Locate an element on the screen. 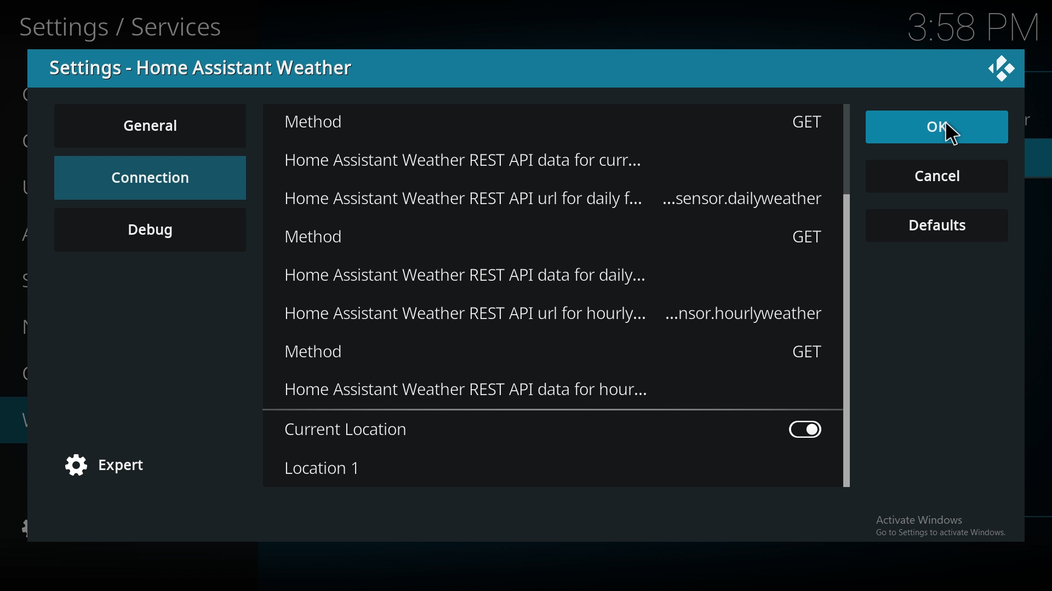  method is located at coordinates (553, 355).